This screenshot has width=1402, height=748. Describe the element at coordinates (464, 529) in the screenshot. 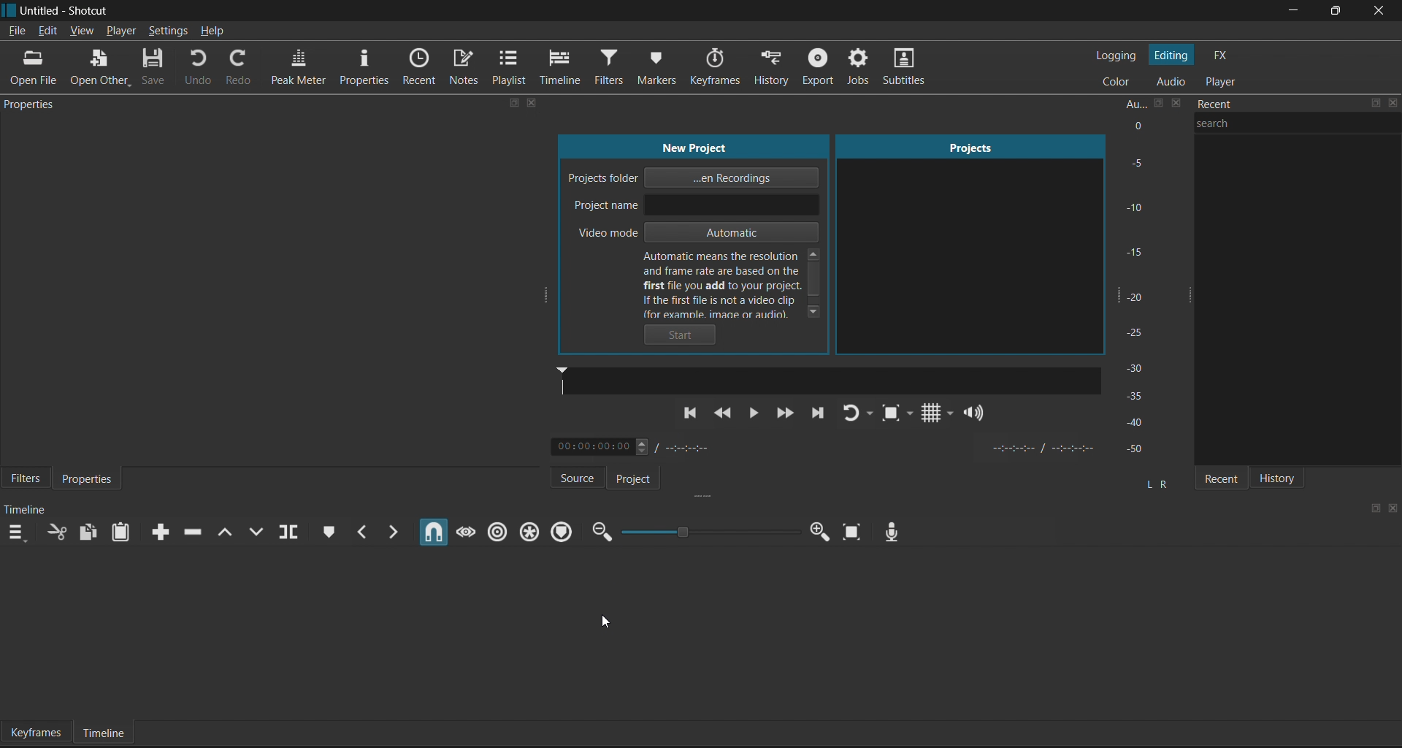

I see `Scrub while dragging` at that location.